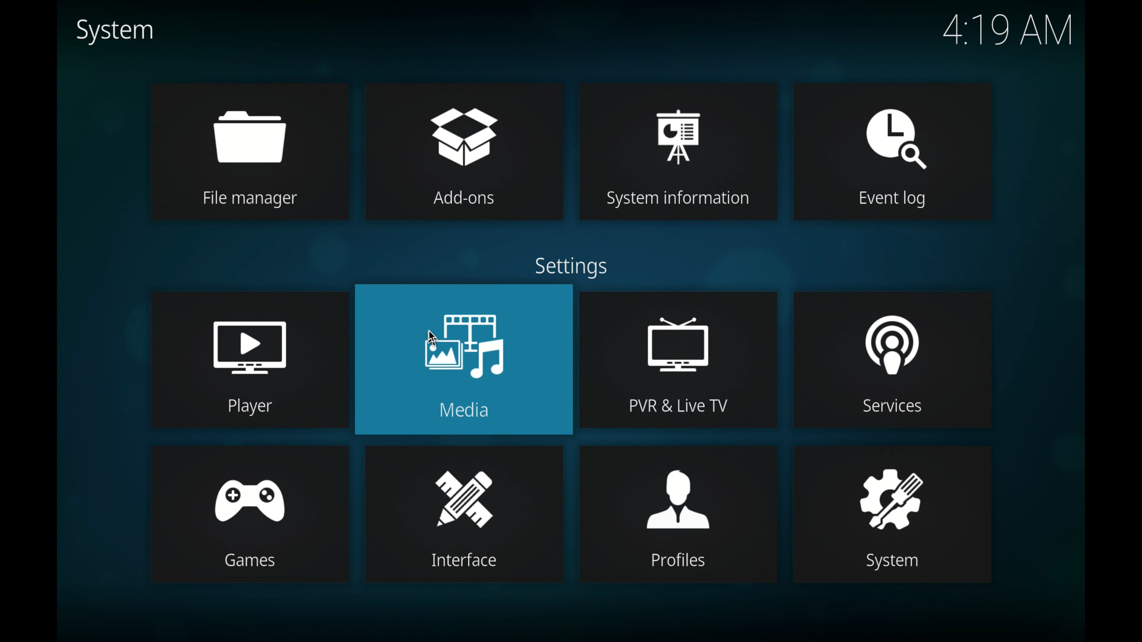  Describe the element at coordinates (890, 358) in the screenshot. I see `services` at that location.